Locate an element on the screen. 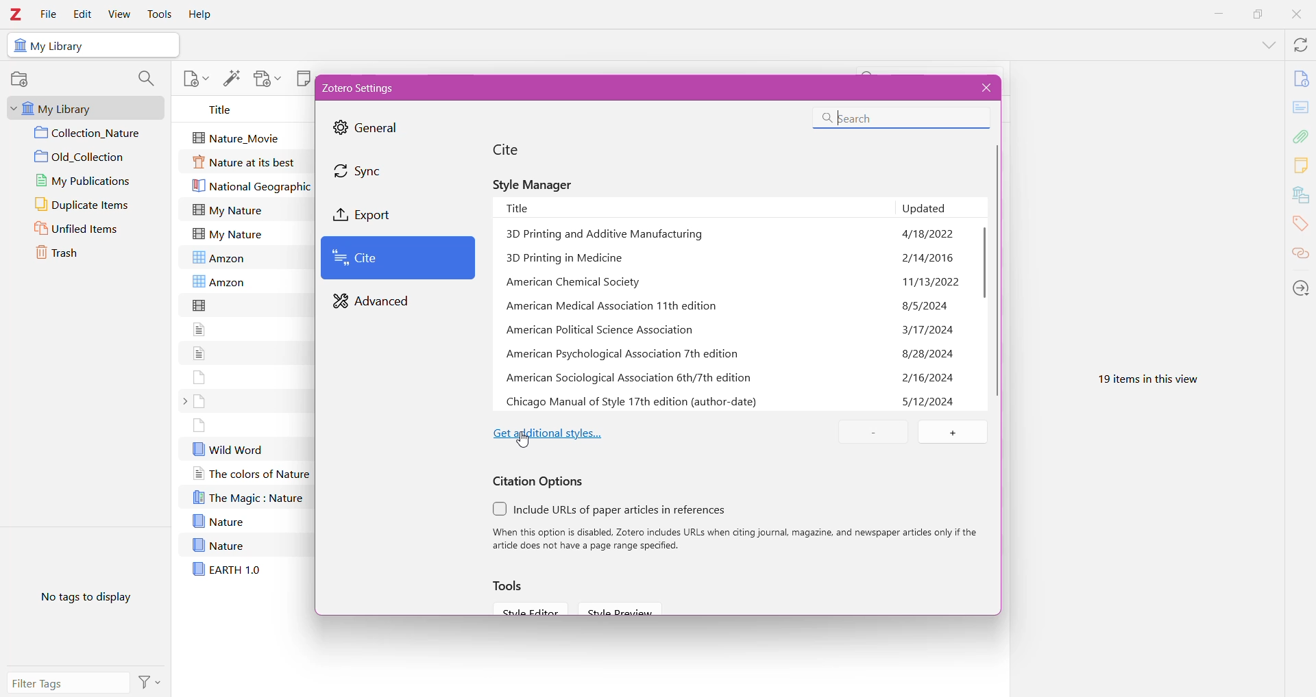  Related is located at coordinates (1300, 255).